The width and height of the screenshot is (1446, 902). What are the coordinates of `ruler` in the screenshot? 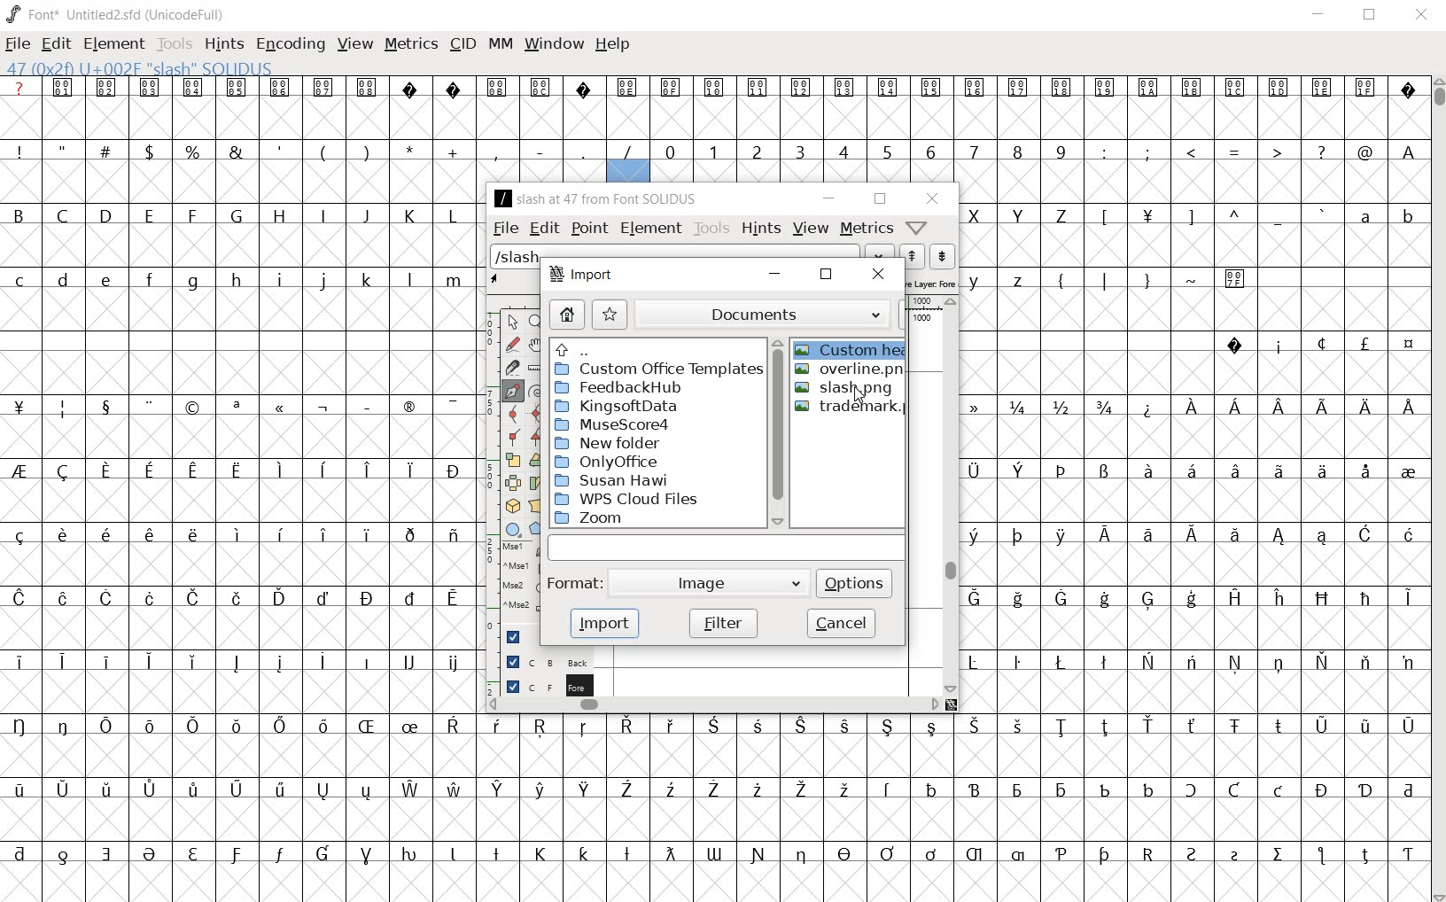 It's located at (925, 301).